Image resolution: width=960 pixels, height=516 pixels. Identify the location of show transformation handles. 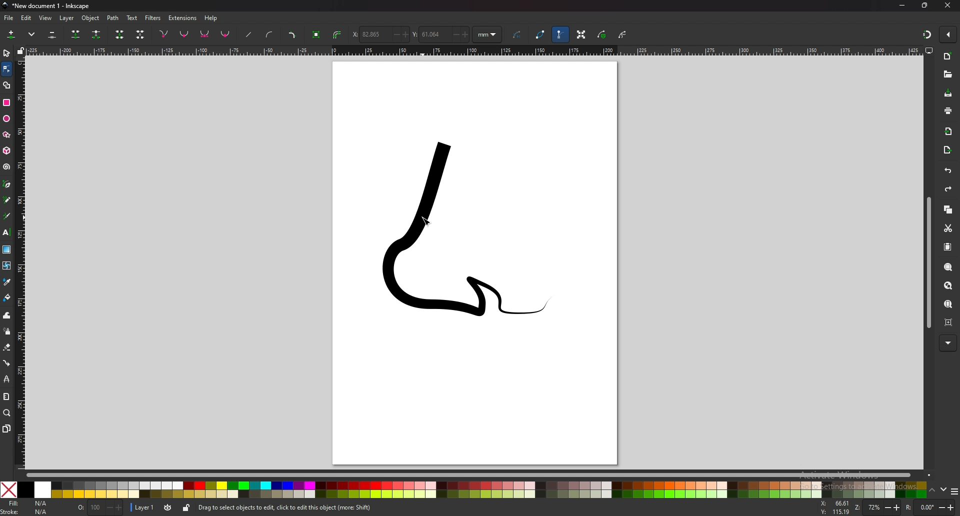
(581, 34).